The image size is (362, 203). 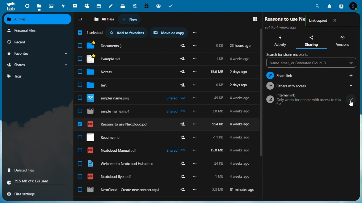 What do you see at coordinates (196, 59) in the screenshot?
I see `more options` at bounding box center [196, 59].